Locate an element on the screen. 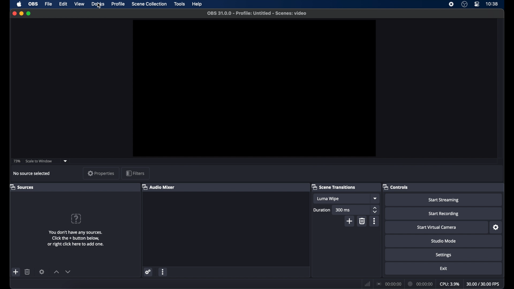 The width and height of the screenshot is (514, 289). no source selected is located at coordinates (33, 173).